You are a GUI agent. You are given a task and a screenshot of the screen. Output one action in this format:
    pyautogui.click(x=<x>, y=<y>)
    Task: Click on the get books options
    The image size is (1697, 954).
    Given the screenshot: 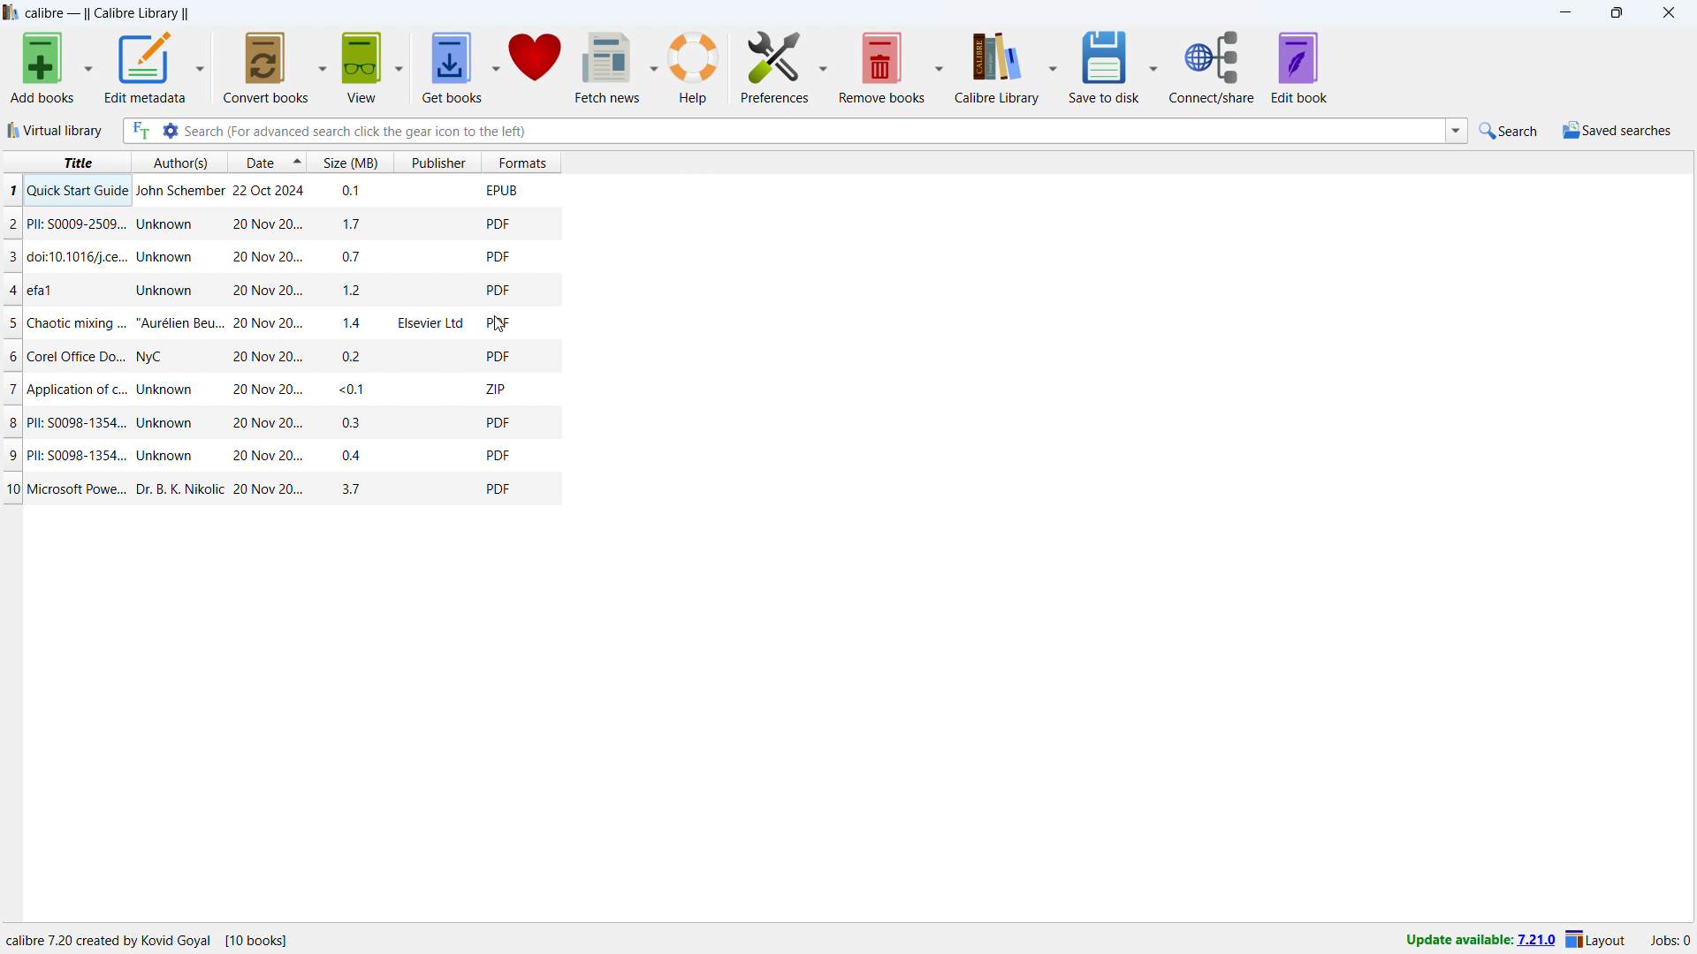 What is the action you would take?
    pyautogui.click(x=495, y=64)
    